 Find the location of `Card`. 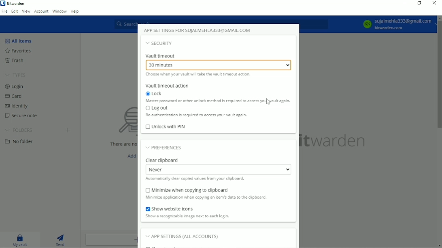

Card is located at coordinates (15, 96).